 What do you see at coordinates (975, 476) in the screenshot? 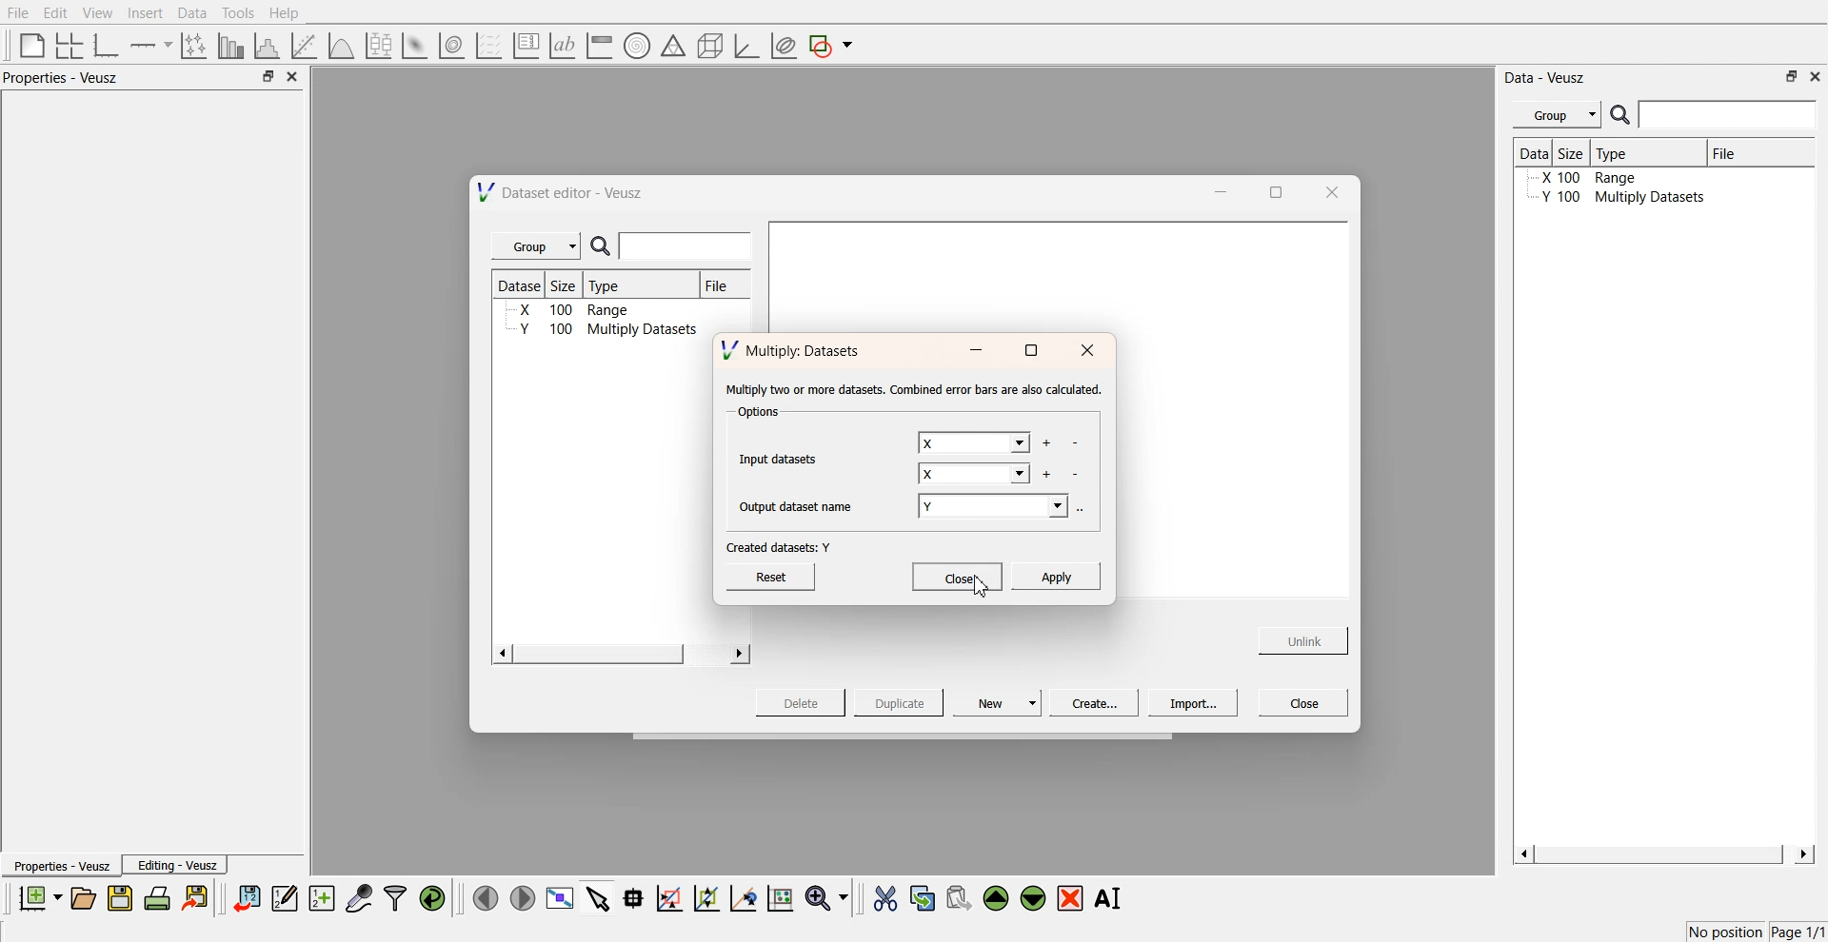
I see `X` at bounding box center [975, 476].